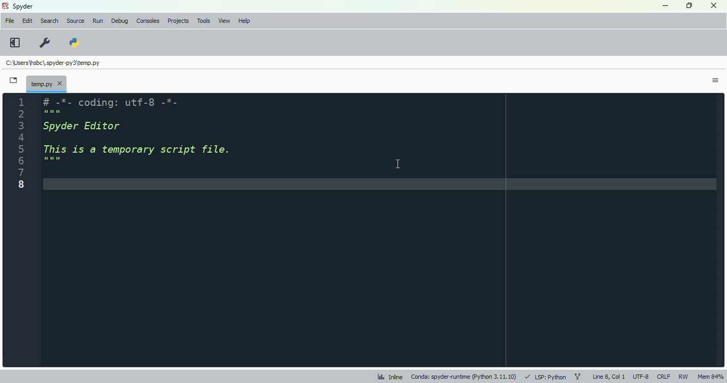  Describe the element at coordinates (244, 21) in the screenshot. I see `help` at that location.